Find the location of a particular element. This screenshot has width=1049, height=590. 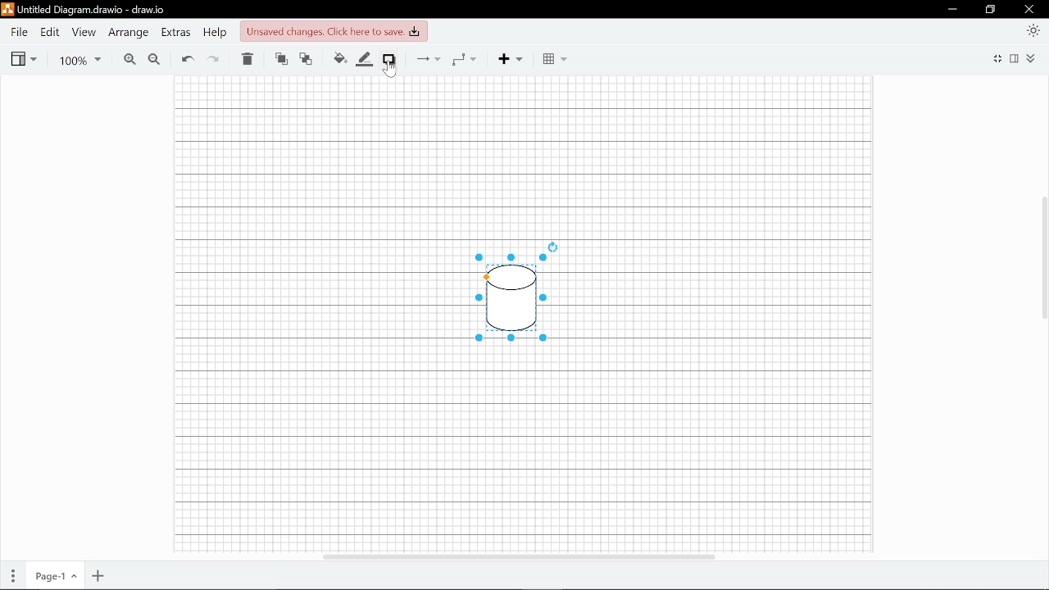

Minimize is located at coordinates (953, 9).